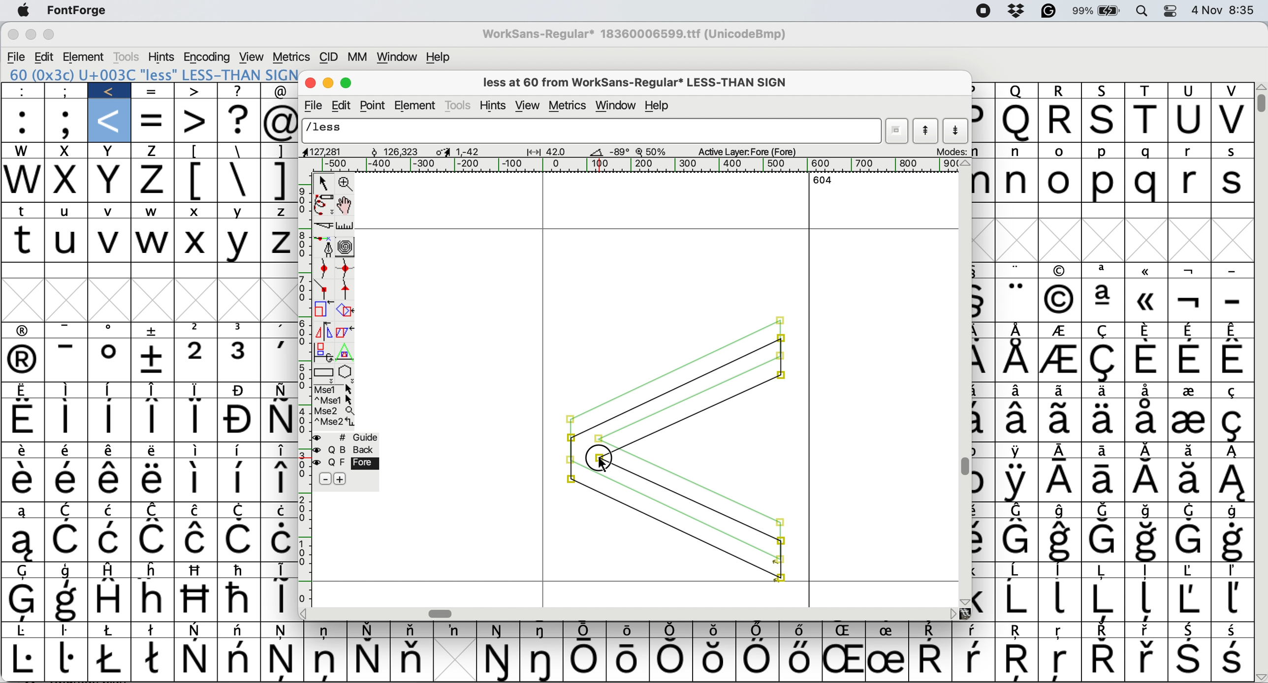 The image size is (1268, 683). I want to click on Symbol, so click(1146, 270).